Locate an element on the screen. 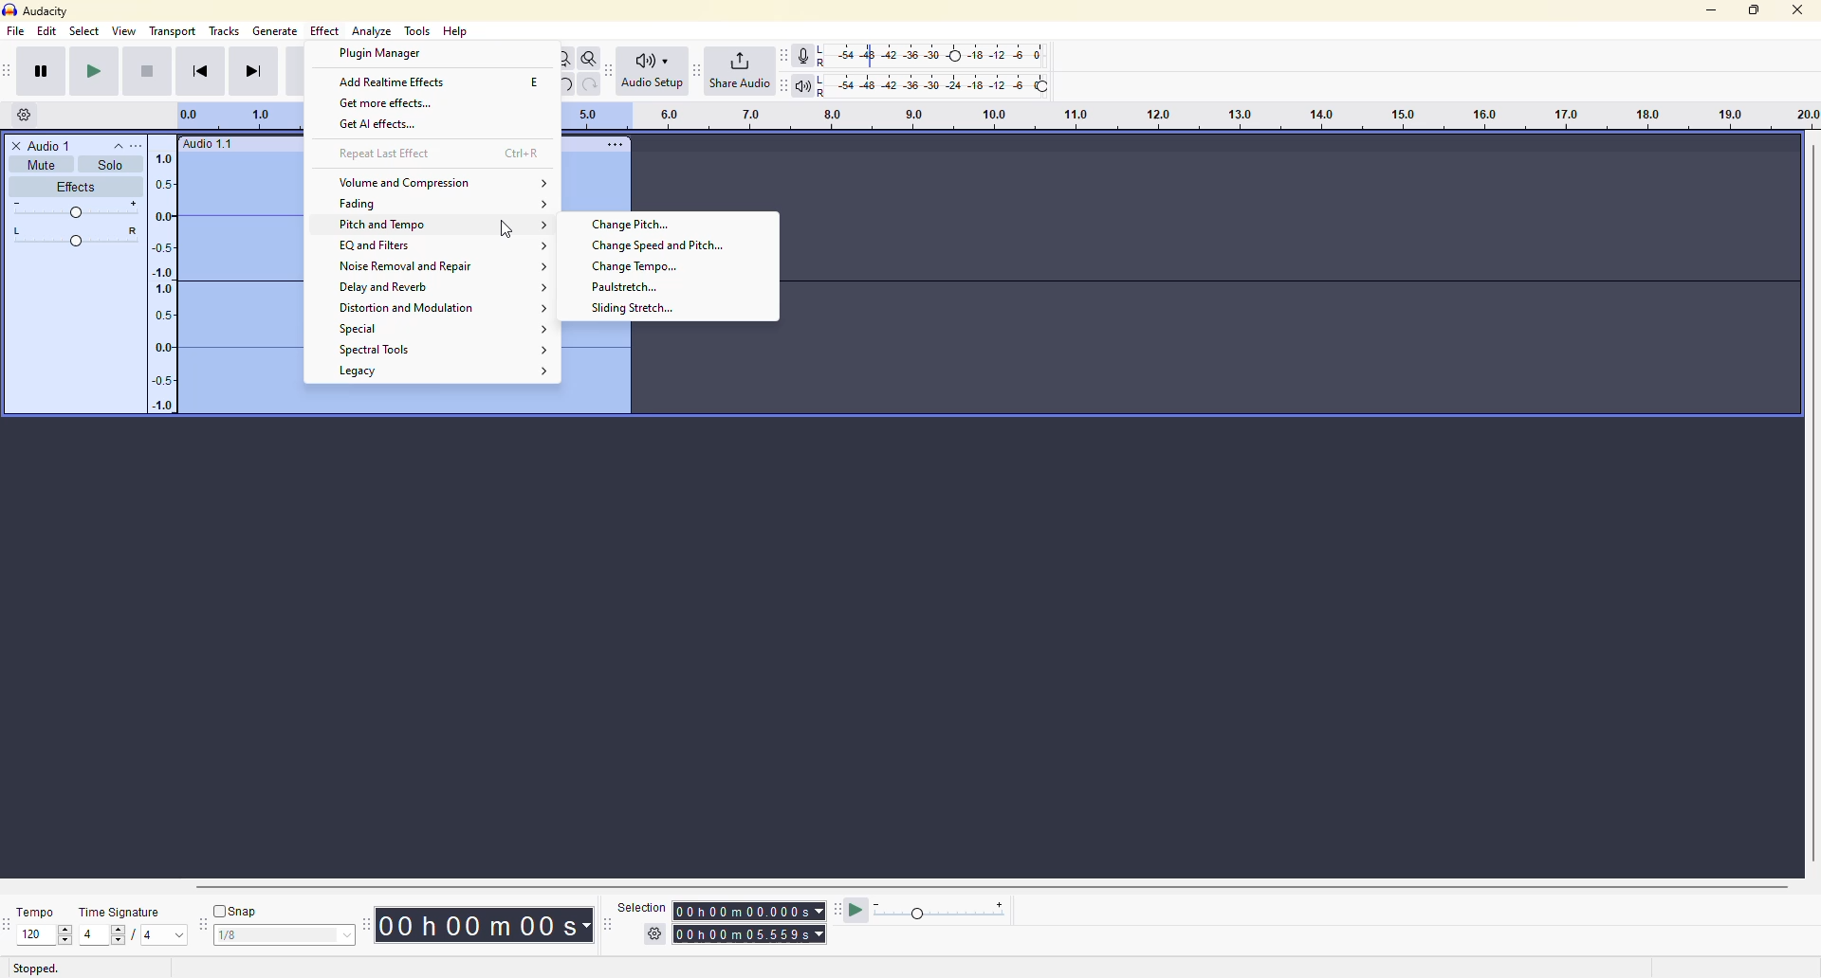 This screenshot has height=978, width=1821. expand is located at coordinates (545, 371).